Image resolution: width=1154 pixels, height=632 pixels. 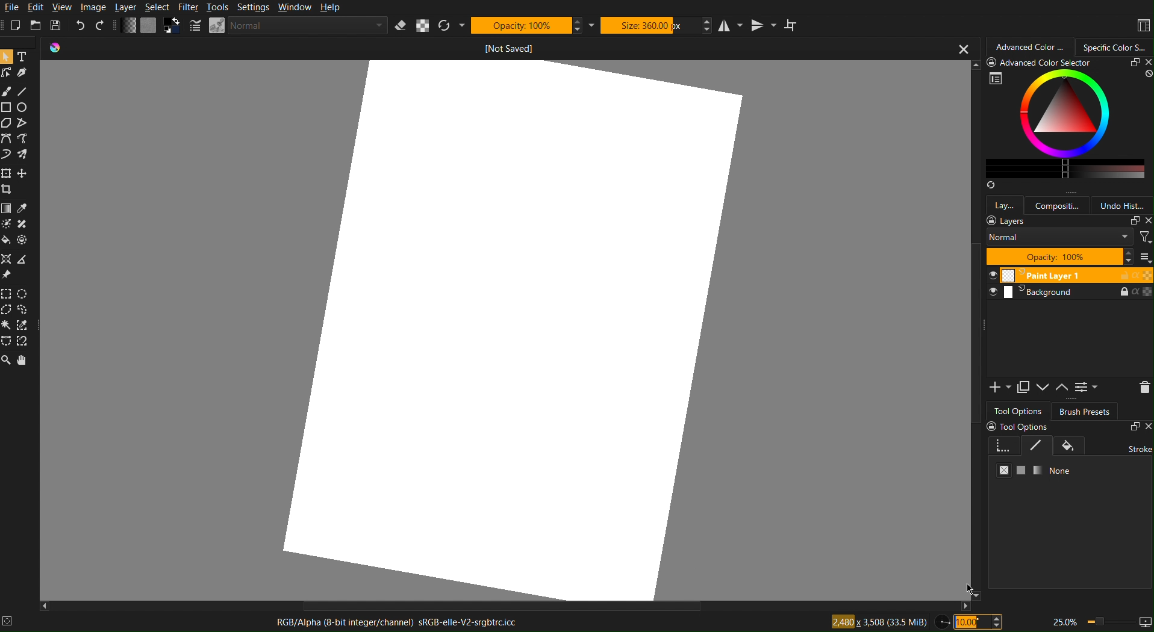 What do you see at coordinates (423, 25) in the screenshot?
I see `Alpha` at bounding box center [423, 25].